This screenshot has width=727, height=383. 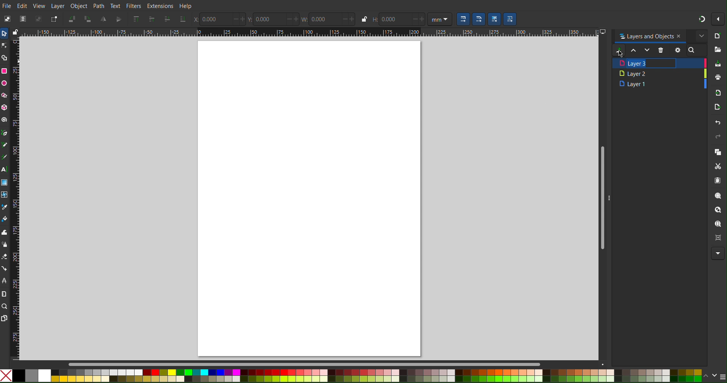 What do you see at coordinates (98, 6) in the screenshot?
I see `Path` at bounding box center [98, 6].